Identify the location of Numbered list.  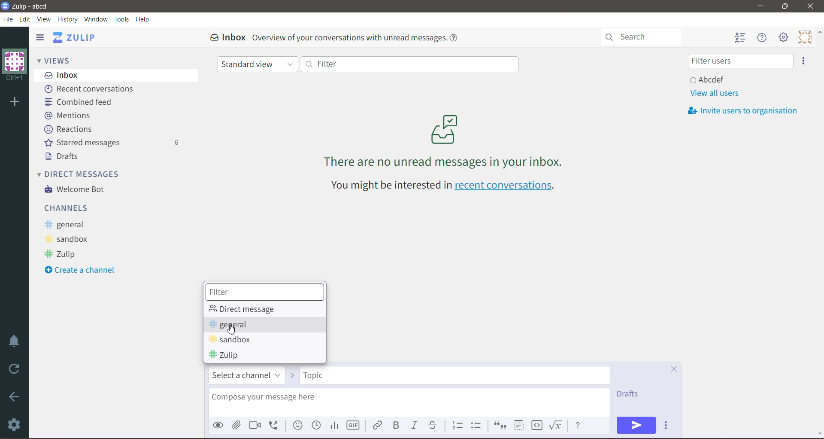
(457, 424).